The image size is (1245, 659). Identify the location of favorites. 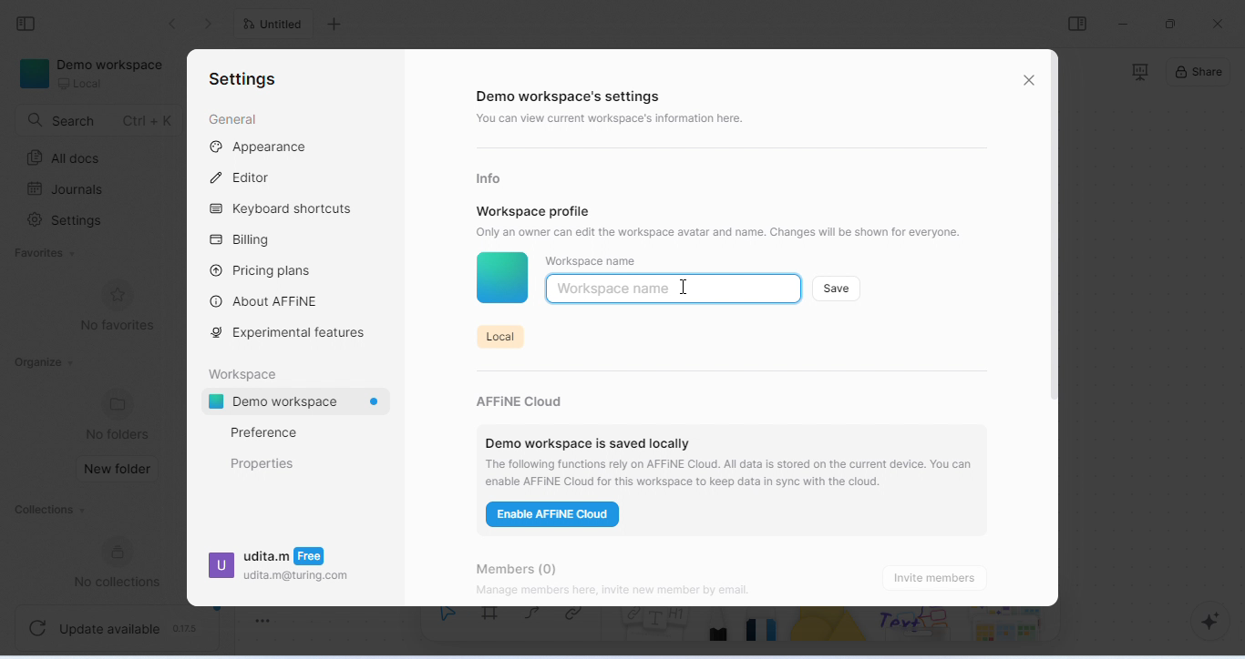
(48, 254).